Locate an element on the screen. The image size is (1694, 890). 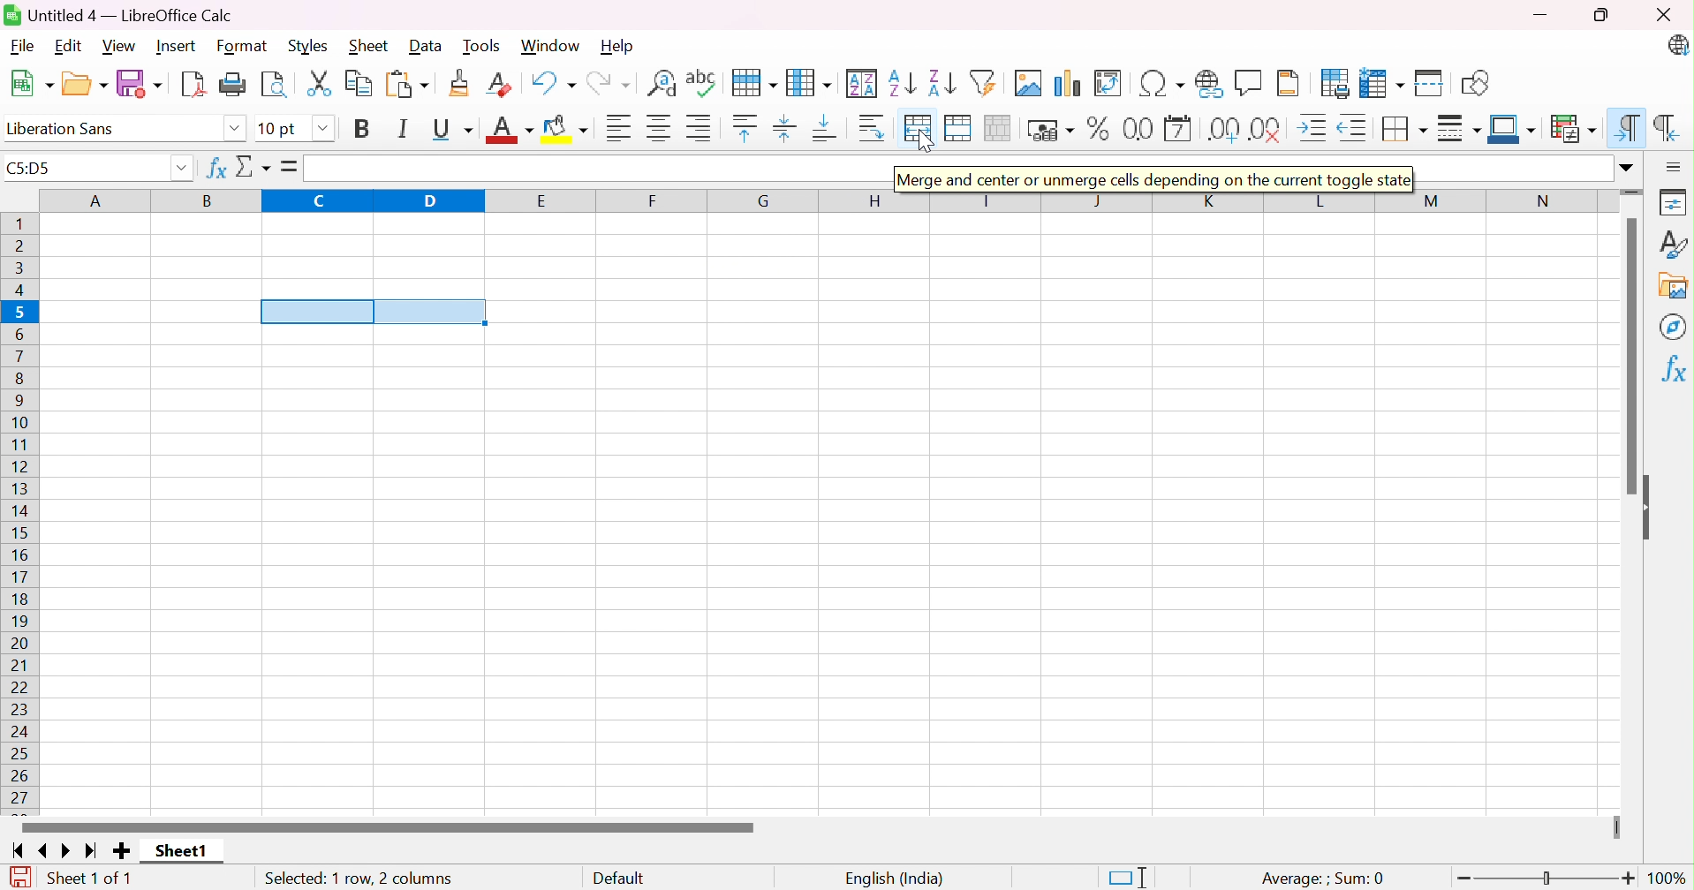
Copy is located at coordinates (359, 84).